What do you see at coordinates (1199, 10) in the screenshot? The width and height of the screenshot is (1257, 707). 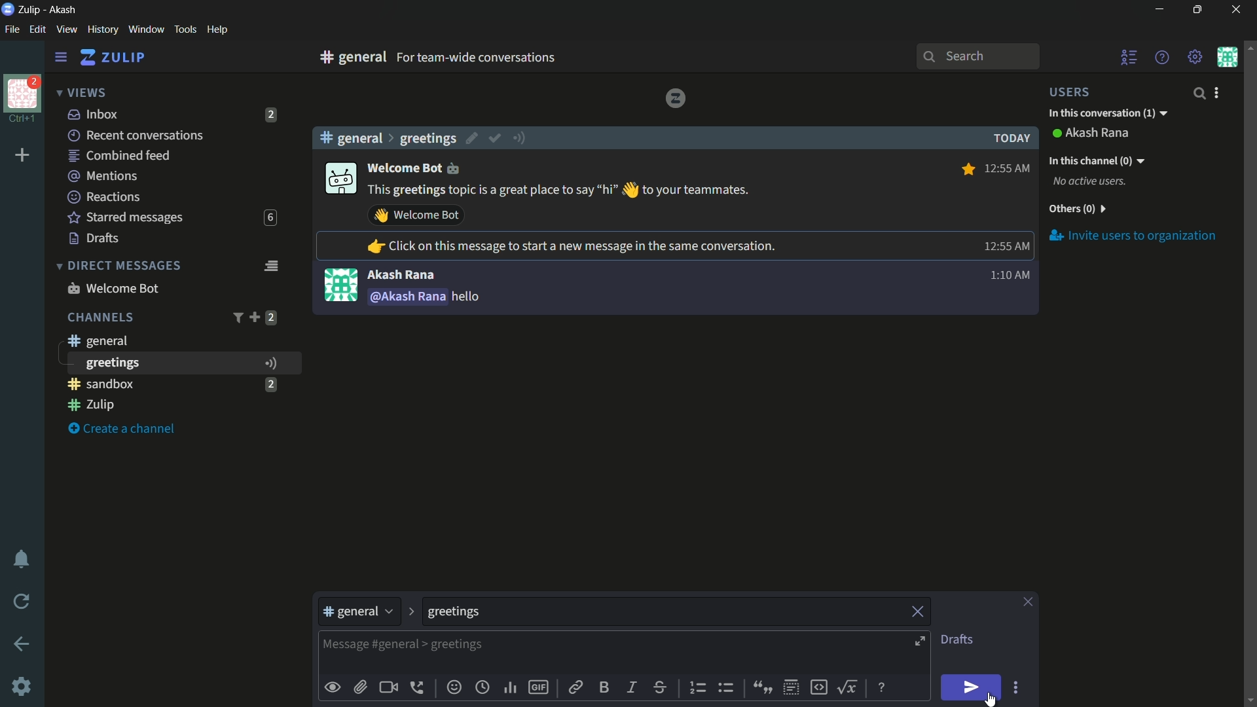 I see `maximize or restore` at bounding box center [1199, 10].